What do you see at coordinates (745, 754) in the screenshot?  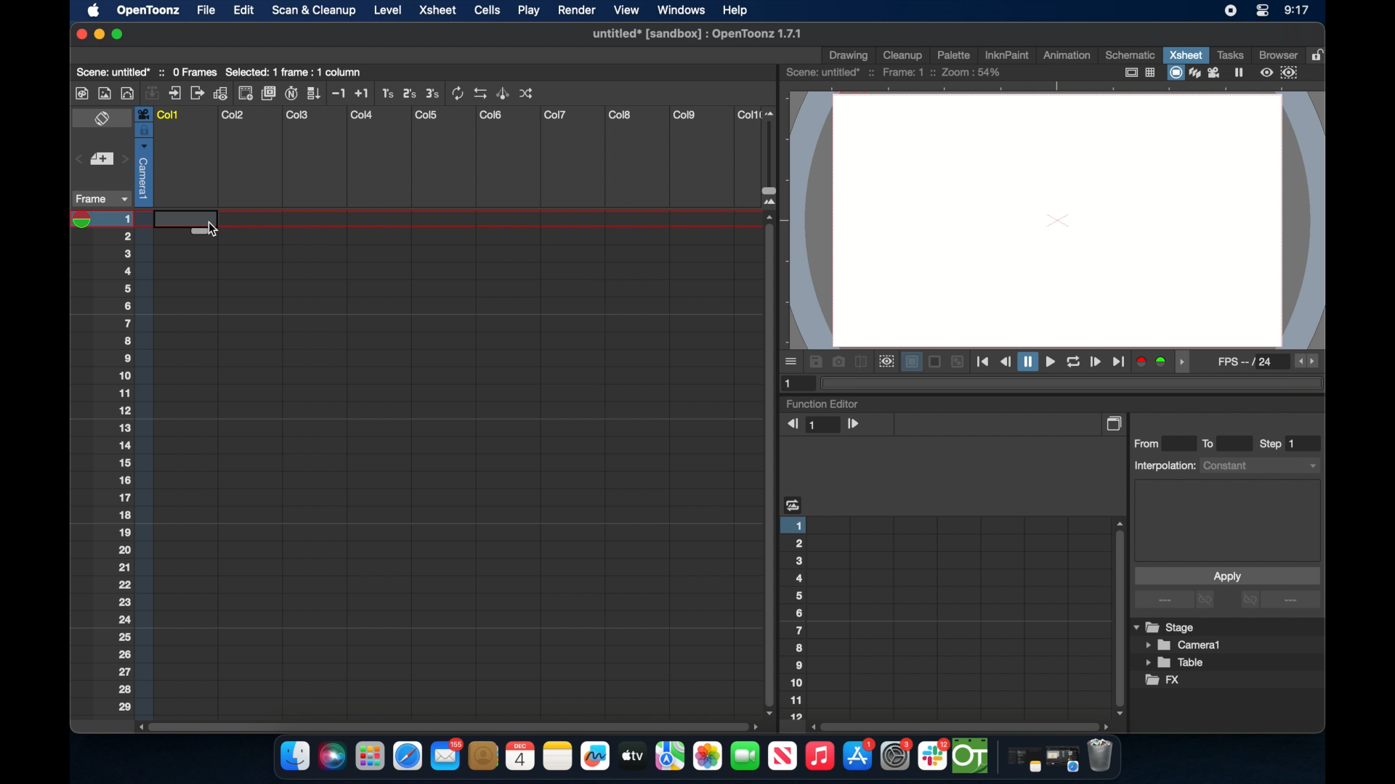 I see `facetime` at bounding box center [745, 754].